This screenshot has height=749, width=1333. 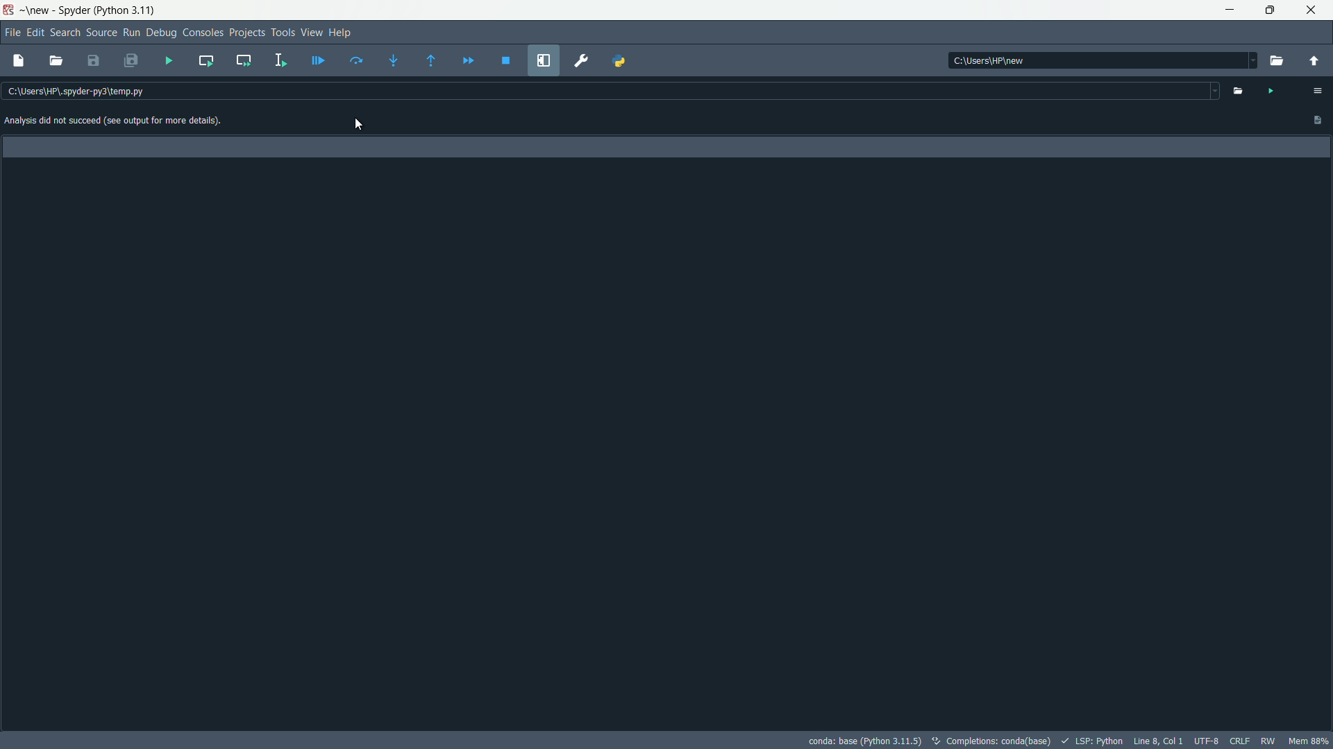 What do you see at coordinates (393, 60) in the screenshot?
I see `step into function` at bounding box center [393, 60].